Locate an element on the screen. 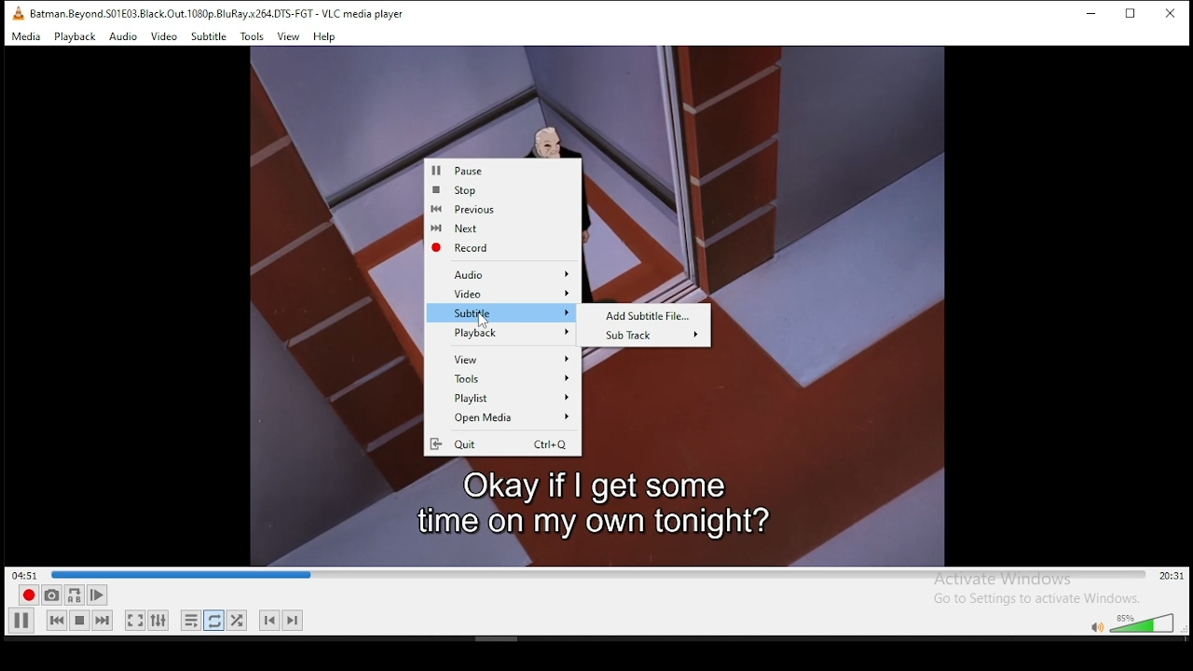 This screenshot has width=1193, height=671. Subtitle is located at coordinates (209, 37).